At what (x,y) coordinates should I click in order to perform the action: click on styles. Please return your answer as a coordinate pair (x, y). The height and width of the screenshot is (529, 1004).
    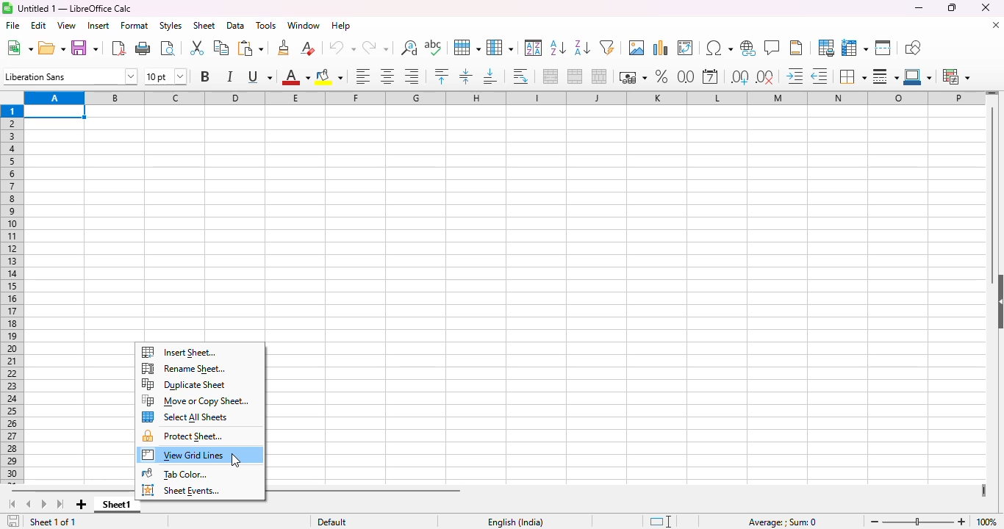
    Looking at the image, I should click on (170, 25).